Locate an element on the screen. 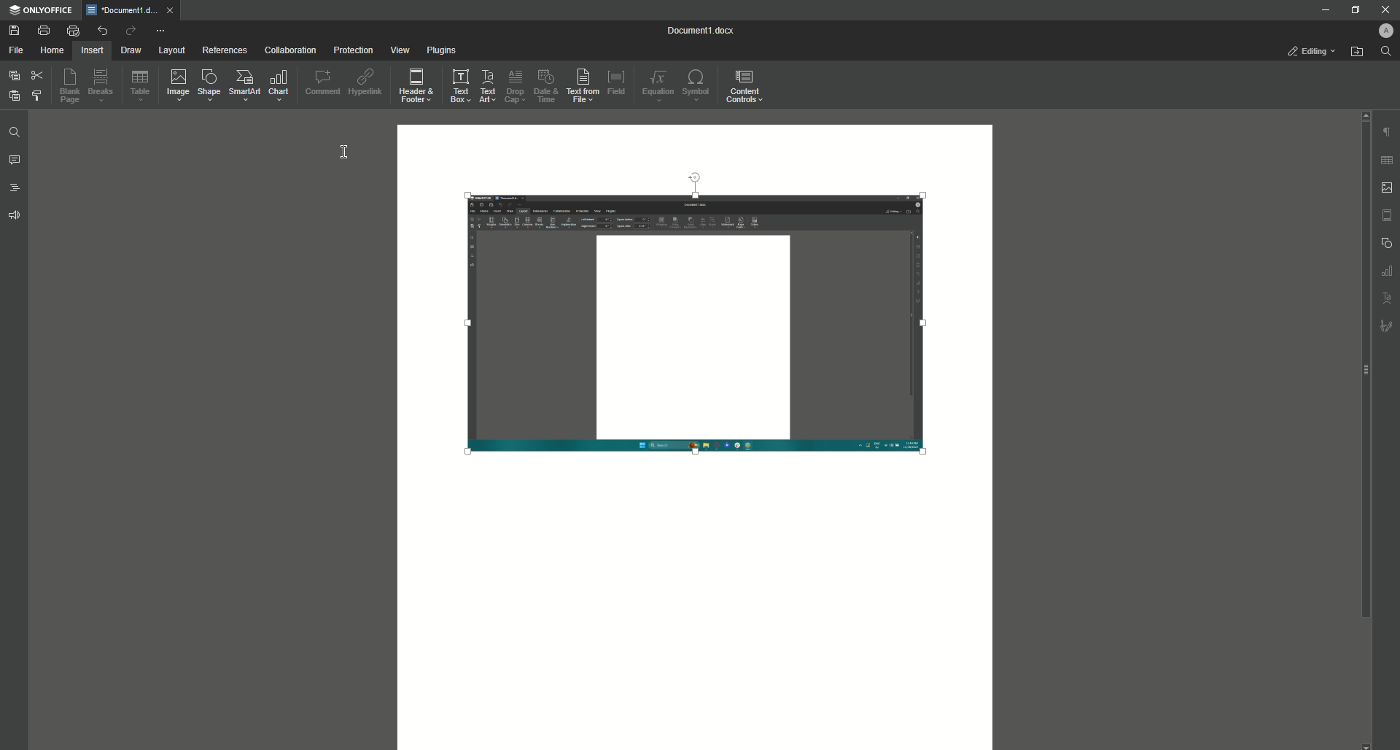 The image size is (1400, 750). Tab 1 is located at coordinates (122, 11).